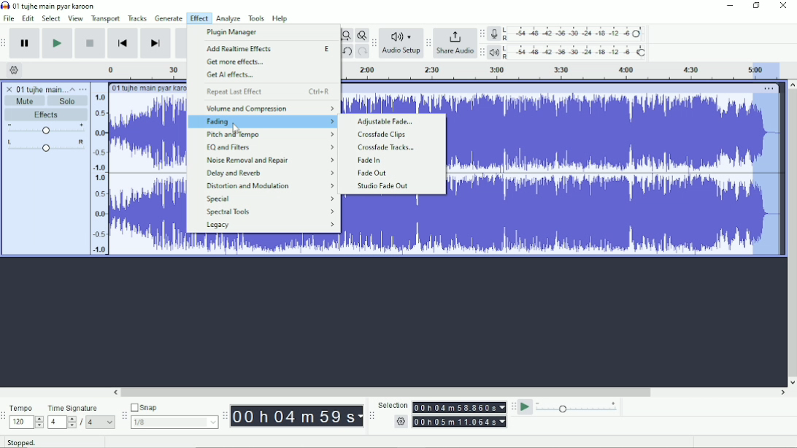 This screenshot has height=448, width=797. I want to click on Close, so click(784, 5).